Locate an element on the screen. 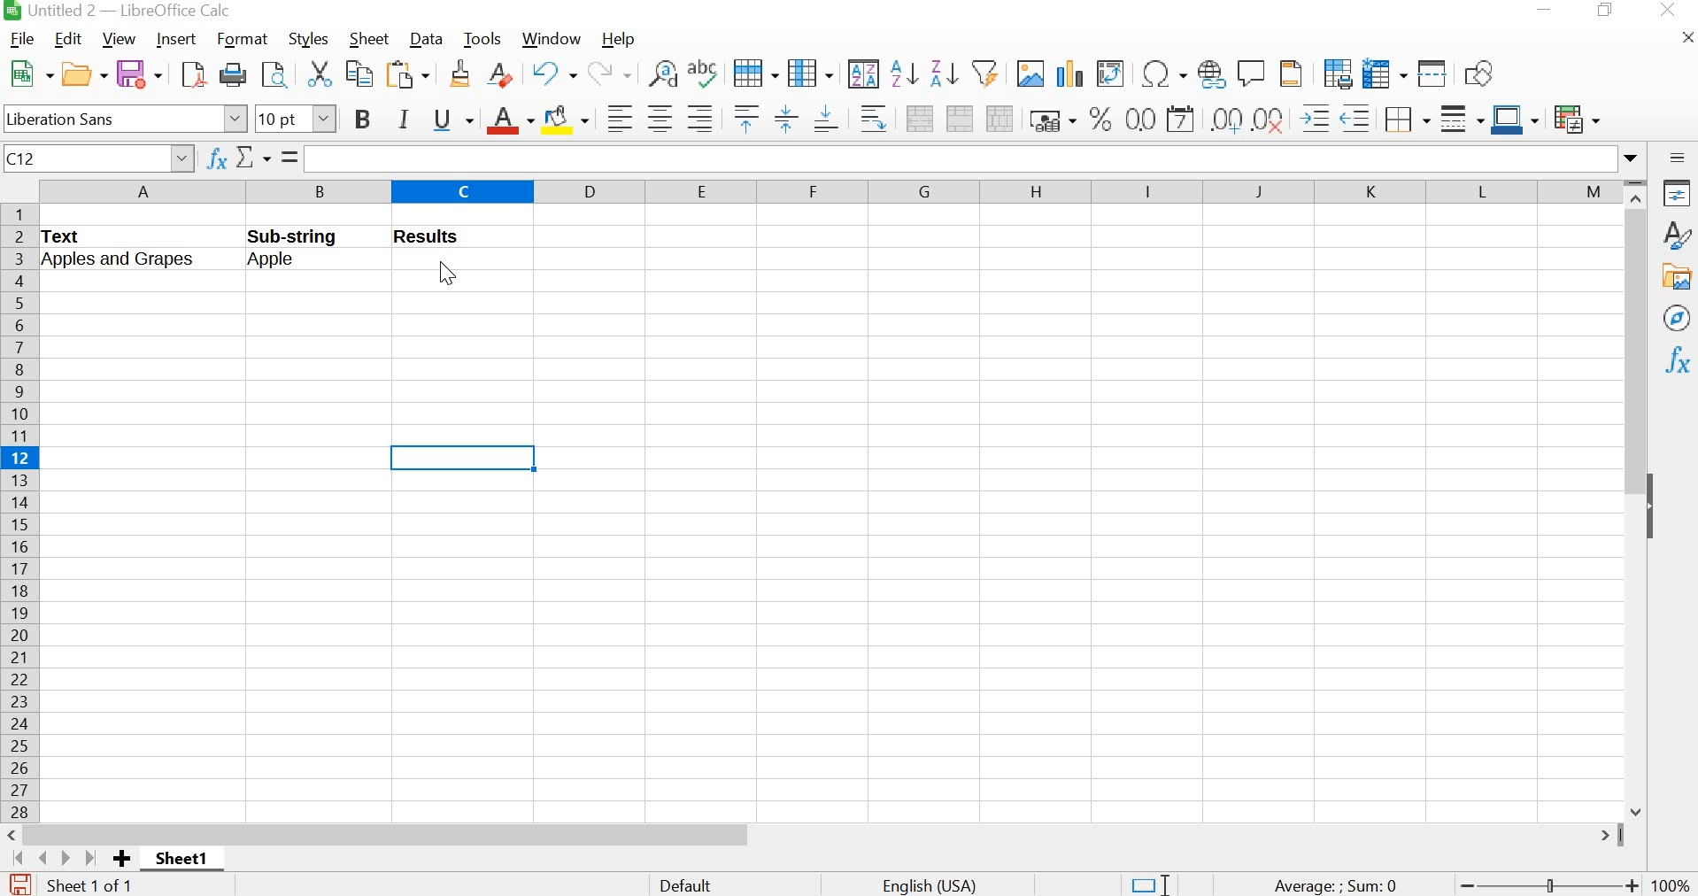 Image resolution: width=1698 pixels, height=896 pixels. Sub-string is located at coordinates (314, 235).